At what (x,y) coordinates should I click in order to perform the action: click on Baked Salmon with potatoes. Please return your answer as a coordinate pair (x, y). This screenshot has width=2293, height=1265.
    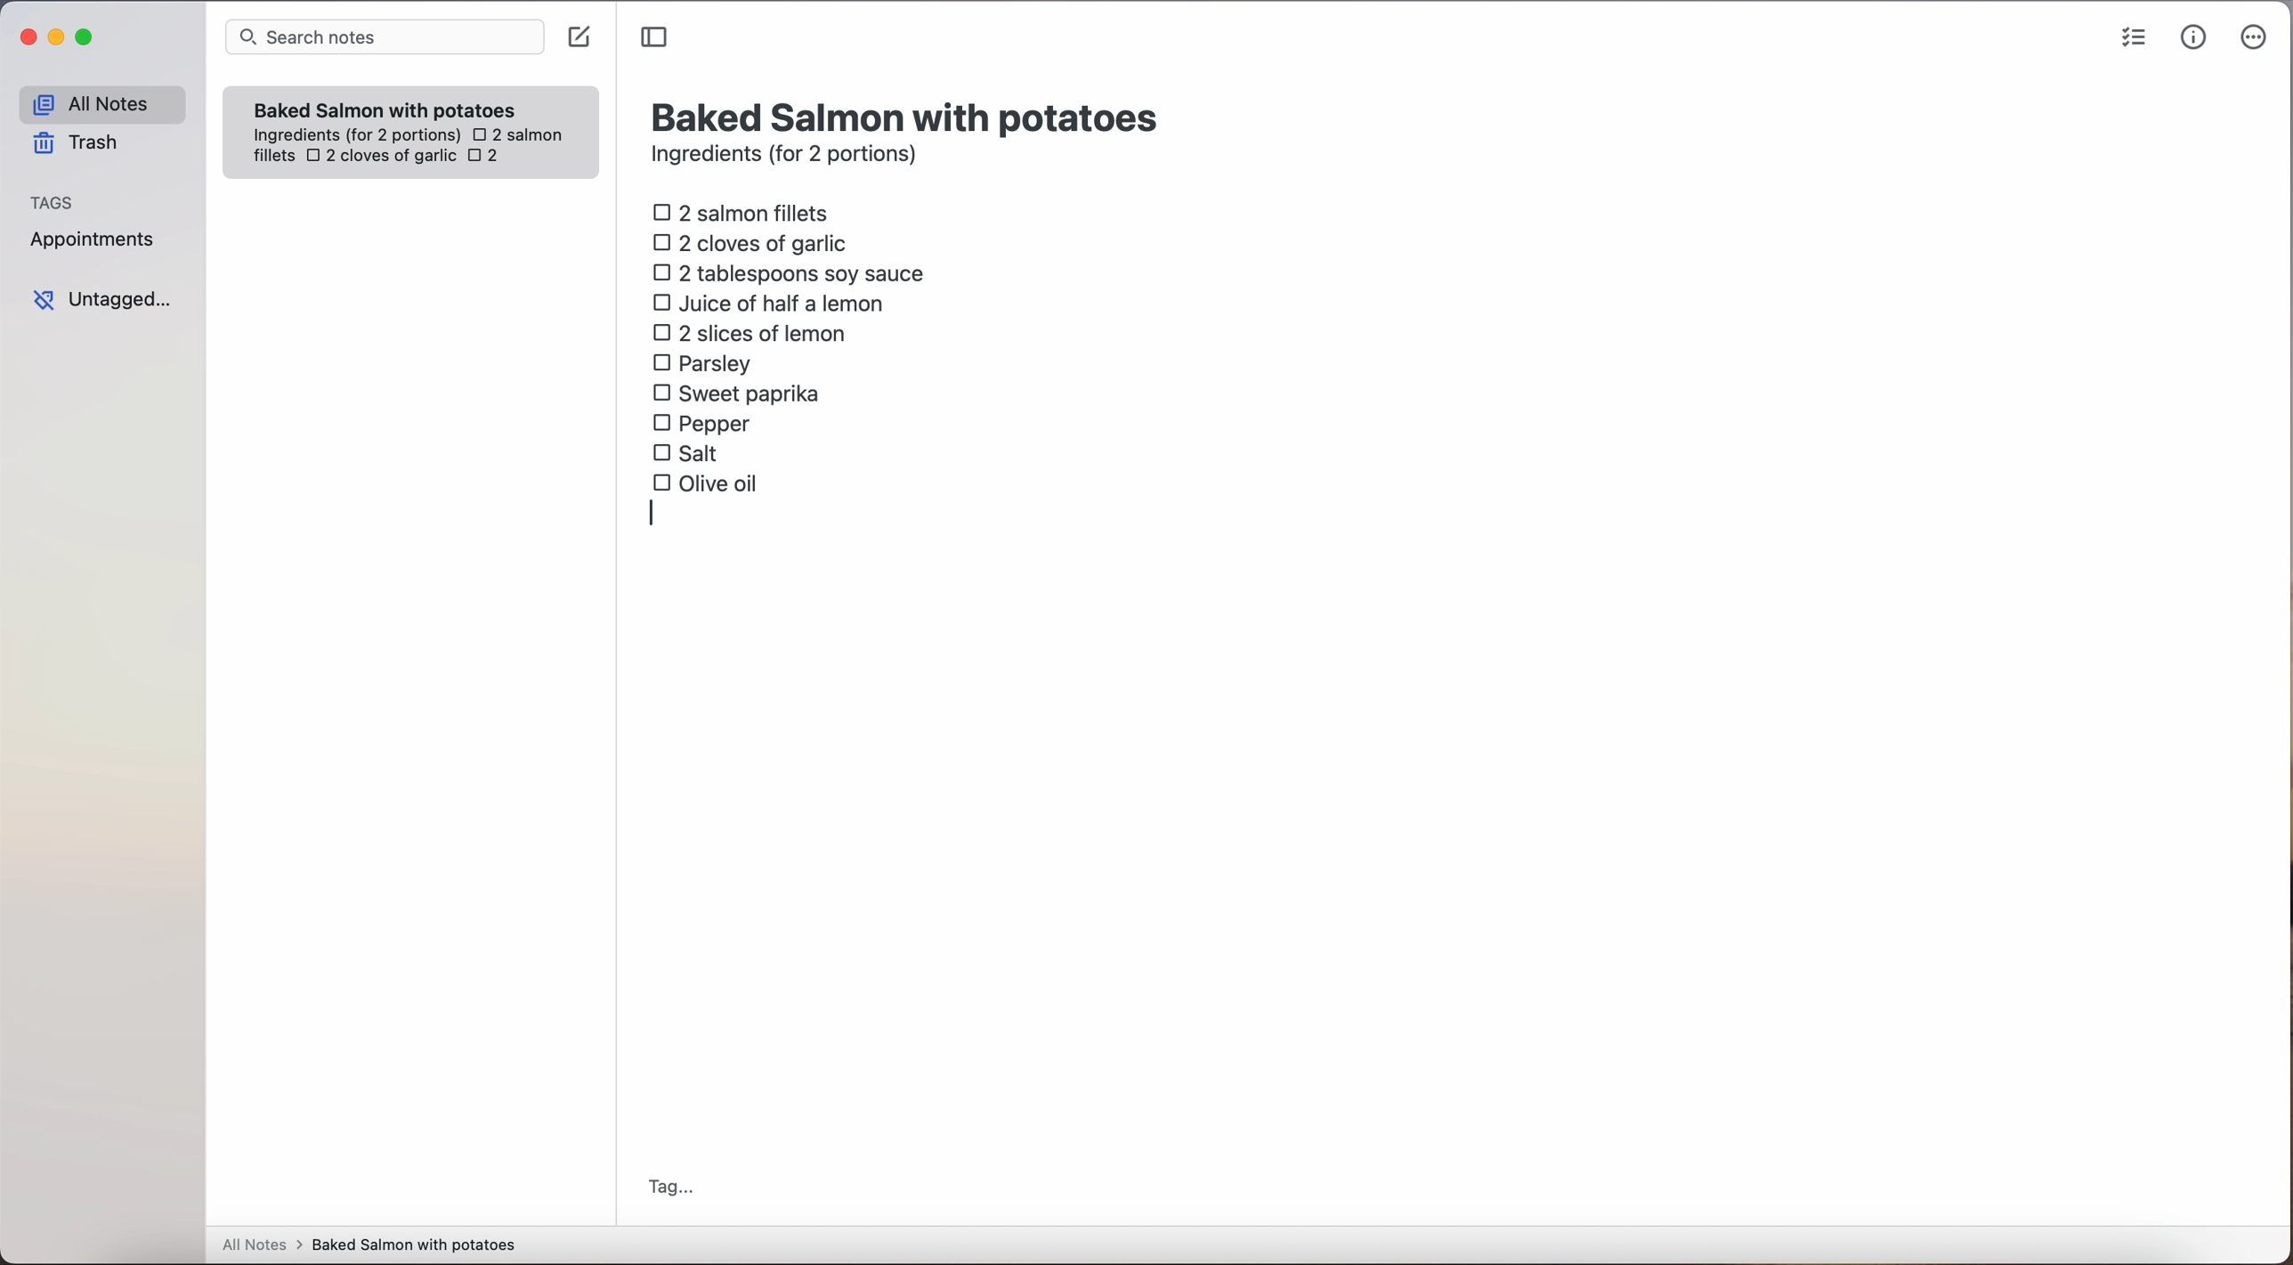
    Looking at the image, I should click on (385, 106).